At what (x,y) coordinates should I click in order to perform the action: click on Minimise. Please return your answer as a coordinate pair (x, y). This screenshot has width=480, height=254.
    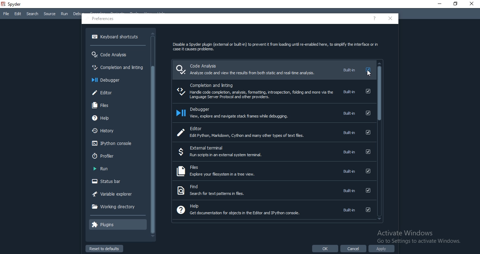
    Looking at the image, I should click on (438, 4).